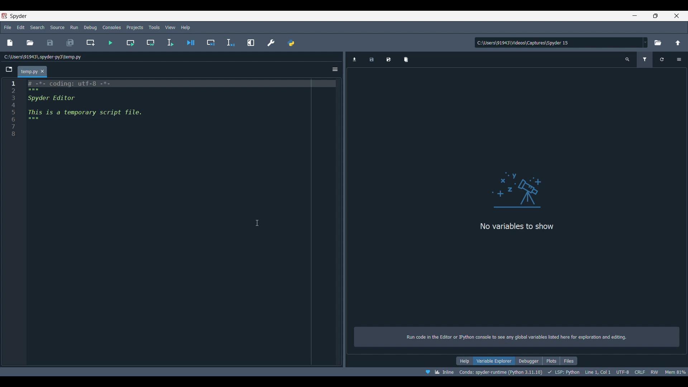 This screenshot has height=387, width=688. Describe the element at coordinates (628, 59) in the screenshot. I see `Search variable by names and types` at that location.